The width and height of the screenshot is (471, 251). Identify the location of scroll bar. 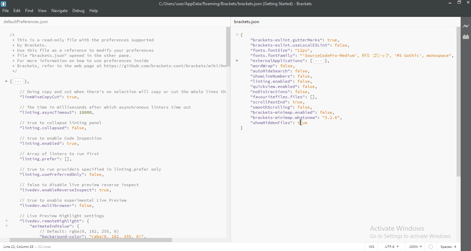
(457, 101).